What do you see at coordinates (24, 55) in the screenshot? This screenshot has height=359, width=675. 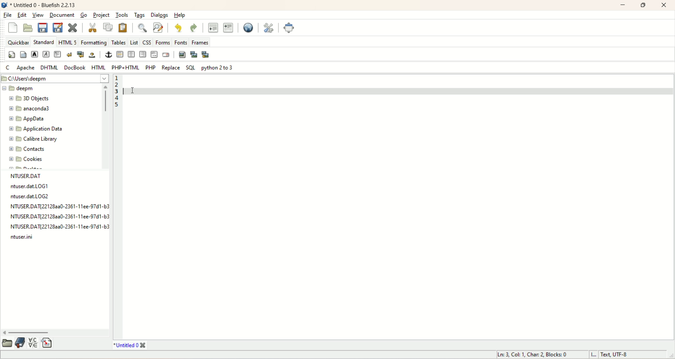 I see `body` at bounding box center [24, 55].